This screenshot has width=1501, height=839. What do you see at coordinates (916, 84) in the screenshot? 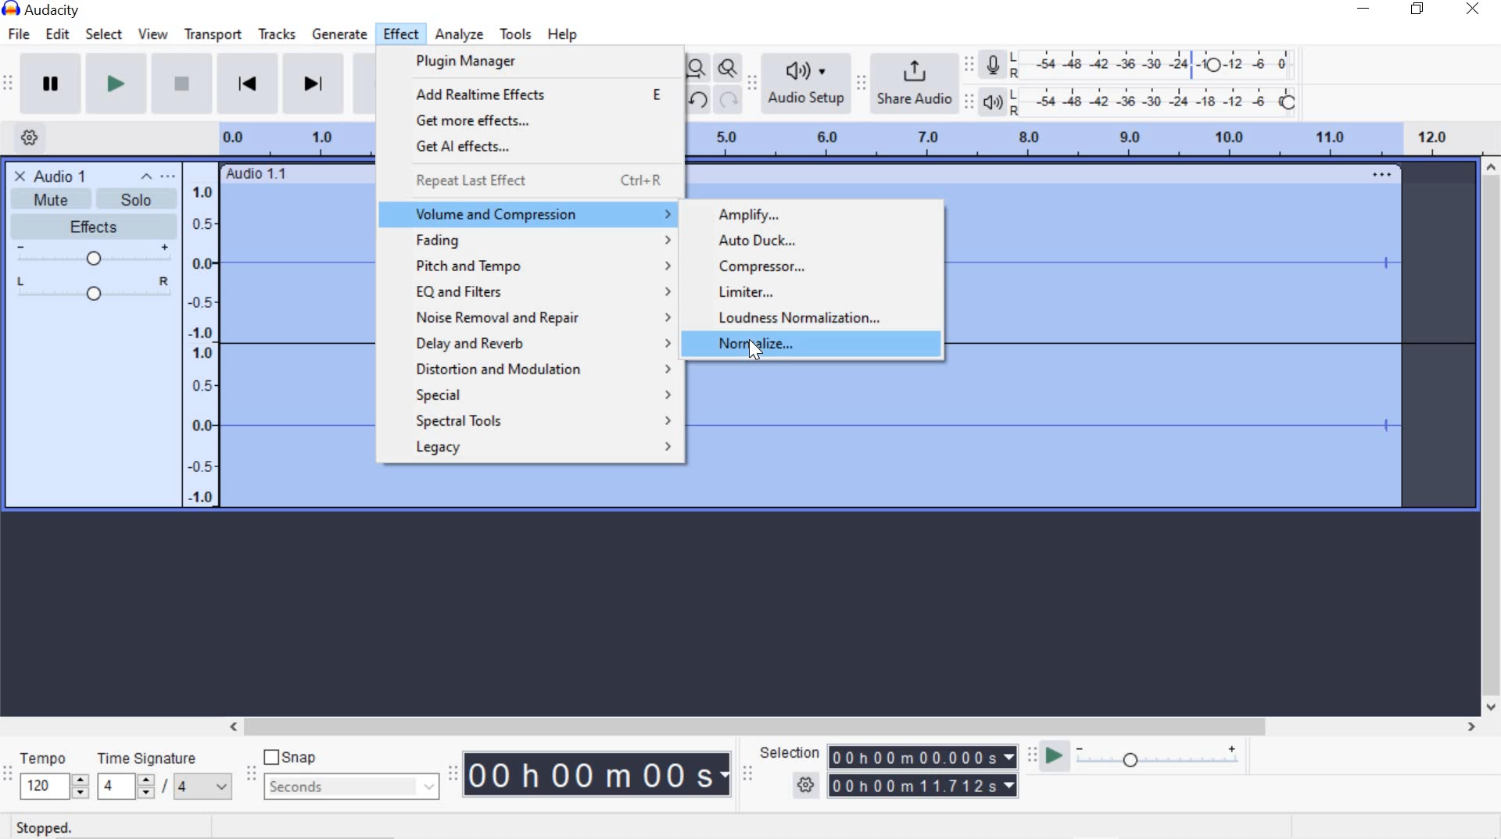
I see `Share audio` at bounding box center [916, 84].